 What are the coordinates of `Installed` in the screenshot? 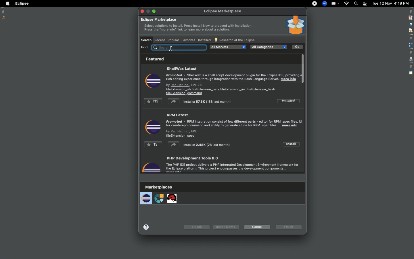 It's located at (204, 40).